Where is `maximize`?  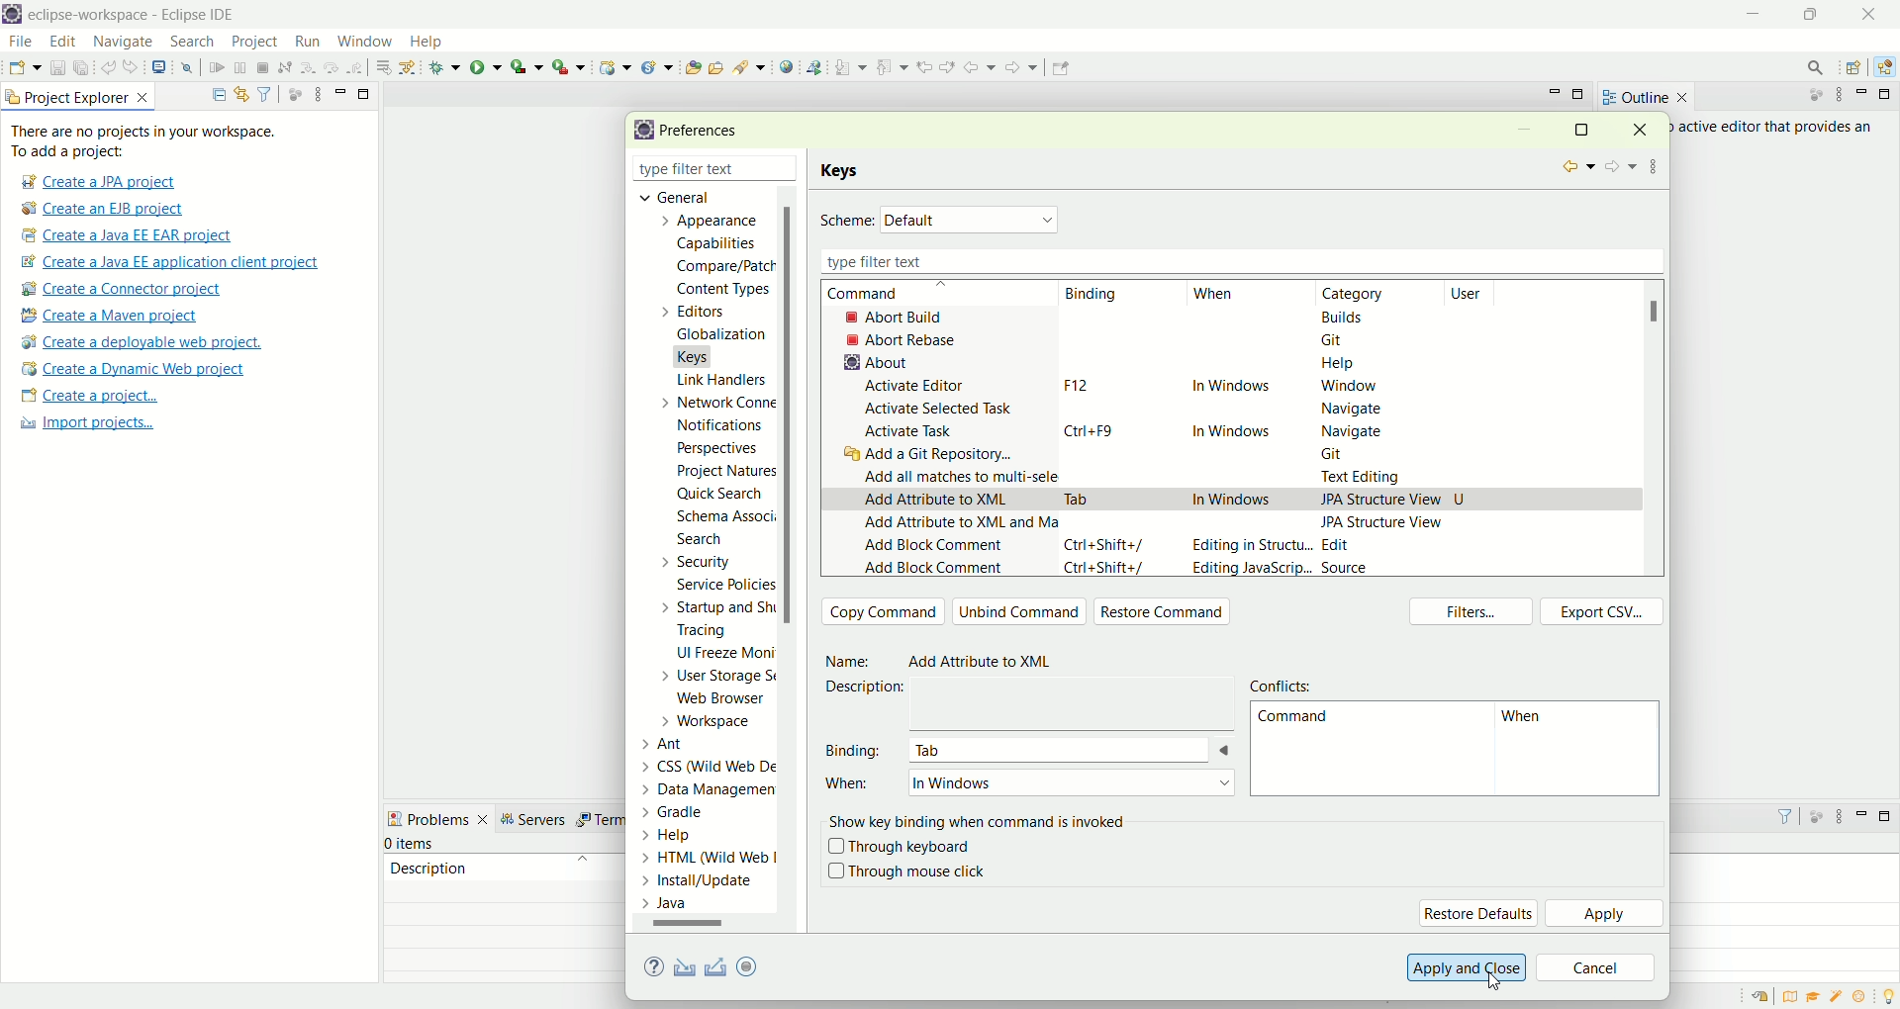 maximize is located at coordinates (1888, 816).